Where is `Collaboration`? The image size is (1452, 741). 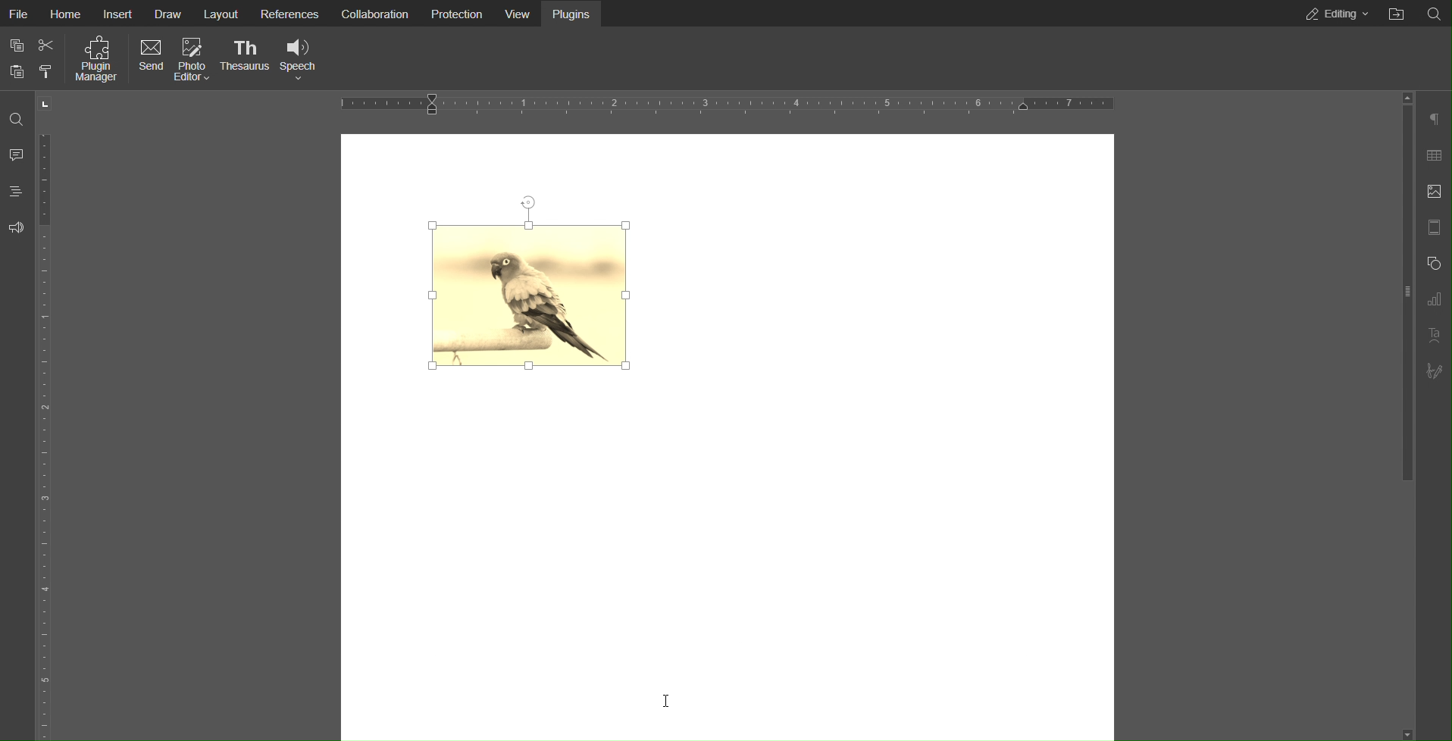 Collaboration is located at coordinates (371, 13).